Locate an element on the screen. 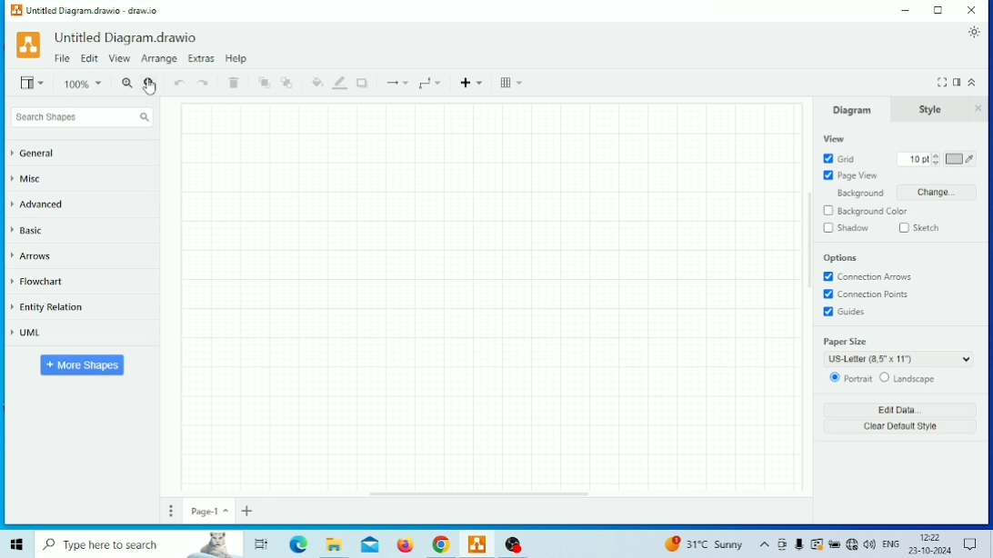  To Front is located at coordinates (265, 83).